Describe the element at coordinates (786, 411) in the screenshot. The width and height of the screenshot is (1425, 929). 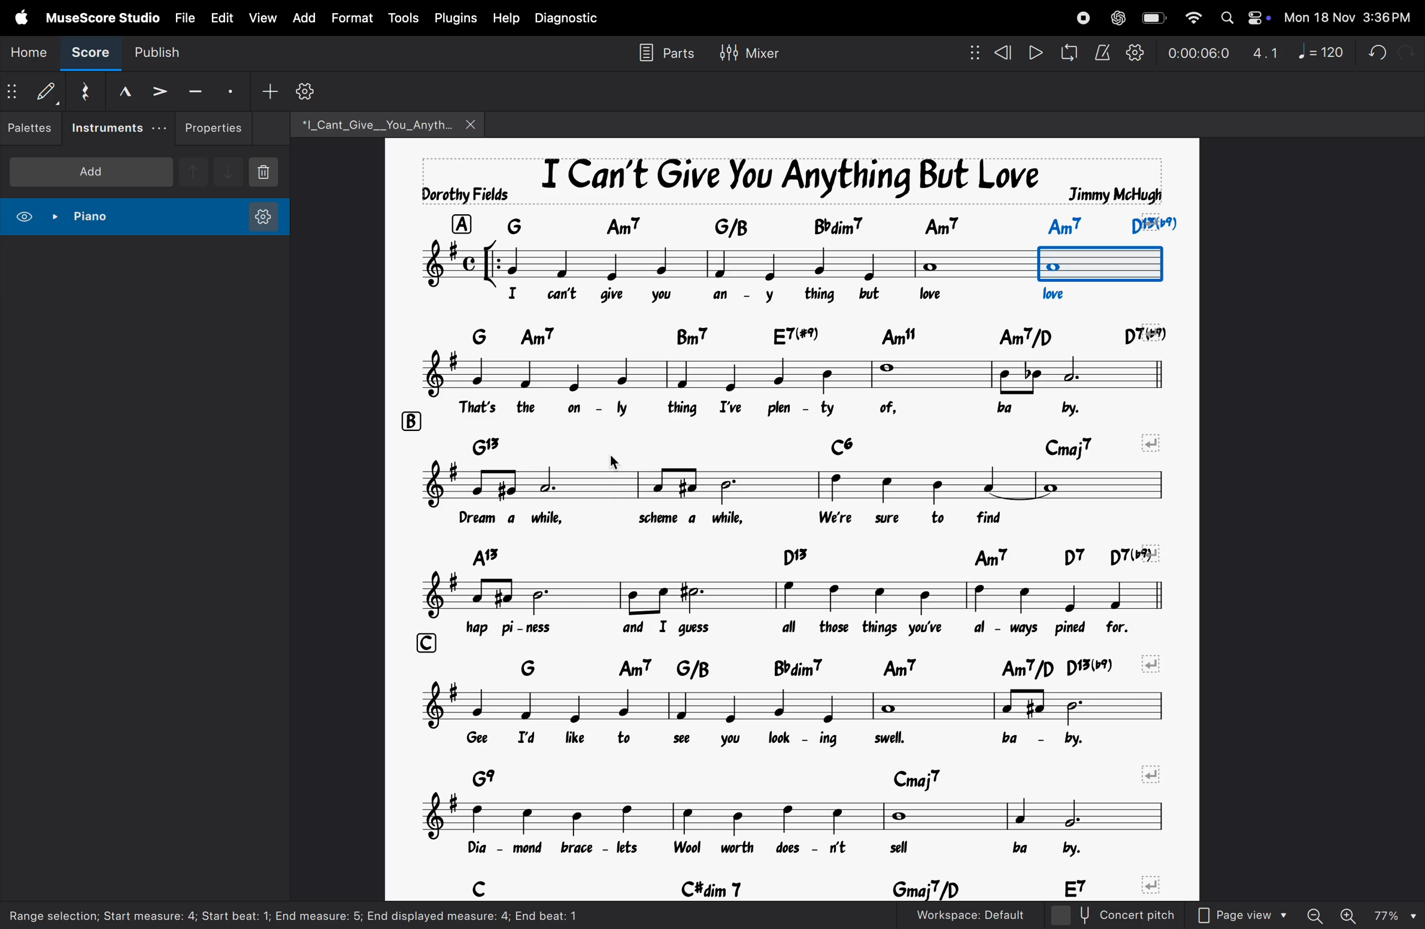
I see `lyrics` at that location.